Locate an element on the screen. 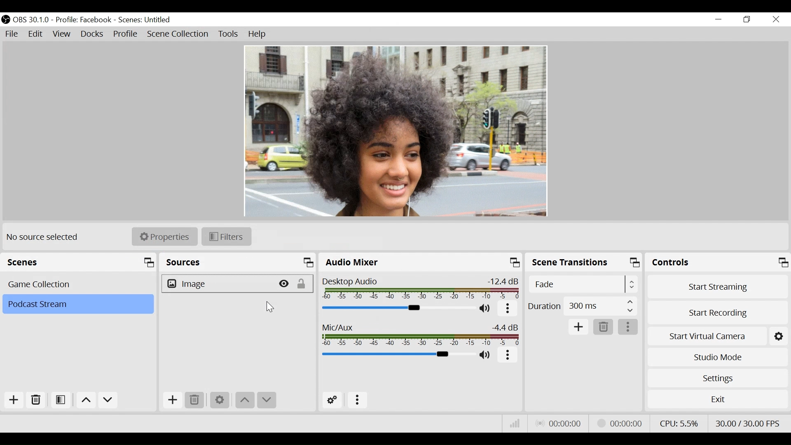 The height and width of the screenshot is (445, 791). Docks is located at coordinates (92, 35).